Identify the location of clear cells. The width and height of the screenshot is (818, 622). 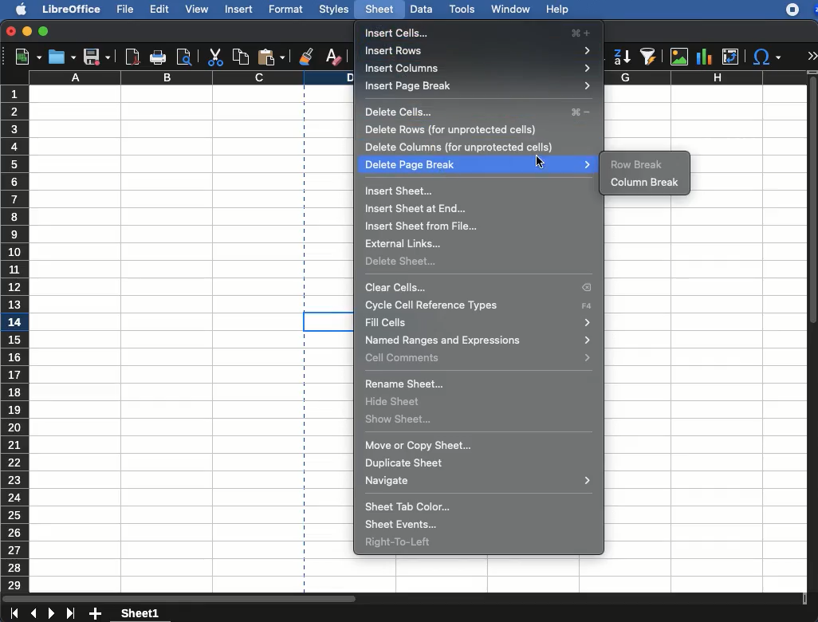
(478, 289).